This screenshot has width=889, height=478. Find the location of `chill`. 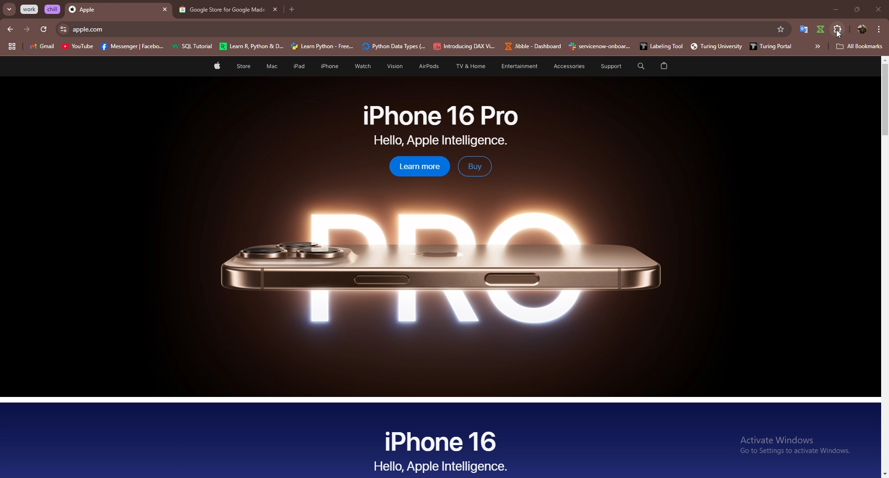

chill is located at coordinates (53, 9).